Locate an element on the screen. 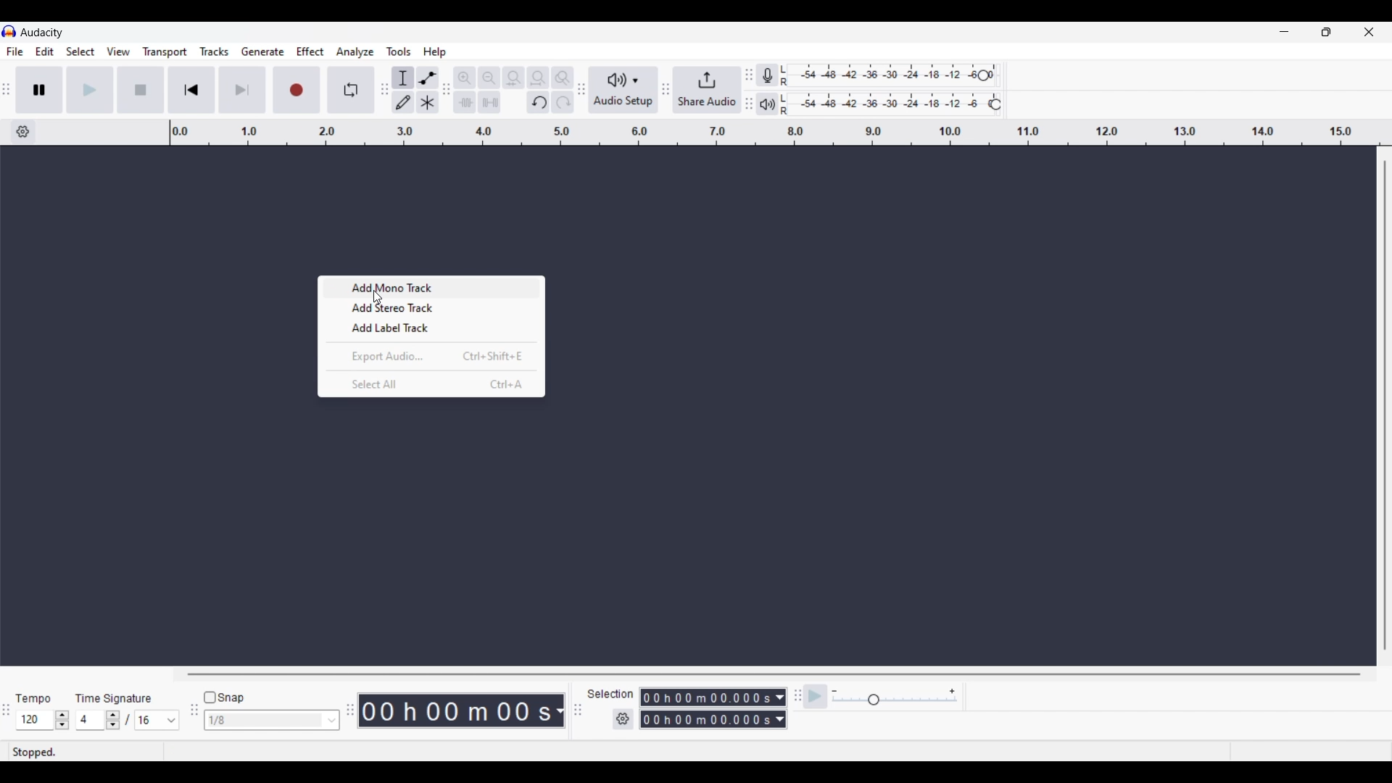 This screenshot has width=1392, height=783. Vertical slide bar is located at coordinates (1384, 405).